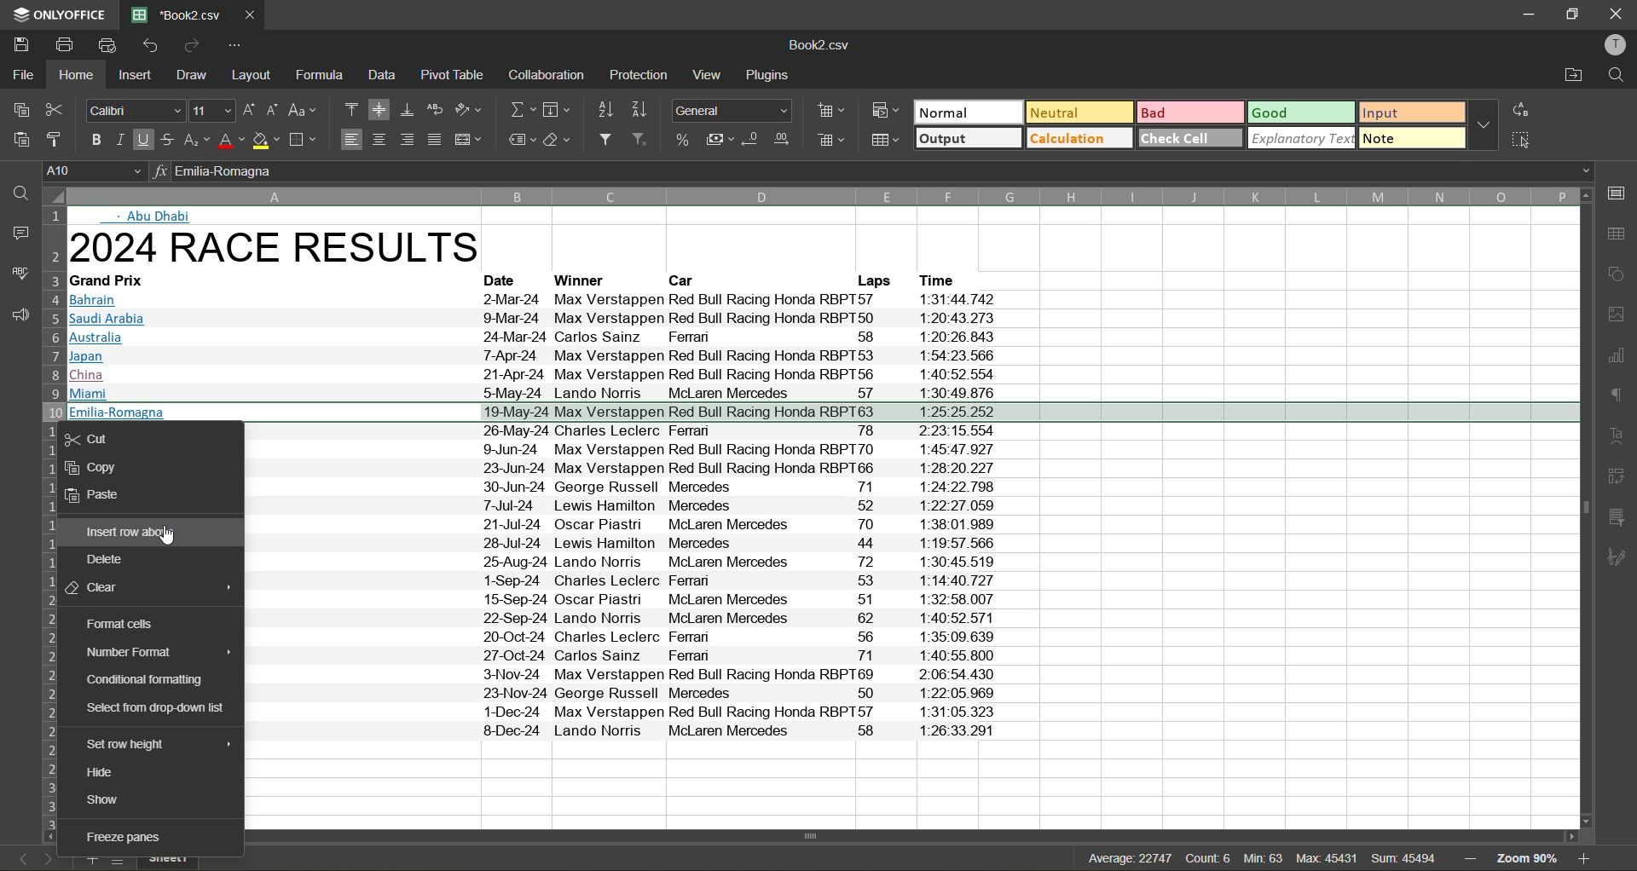 The height and width of the screenshot is (871, 1637). Describe the element at coordinates (1526, 858) in the screenshot. I see `zoom factor` at that location.